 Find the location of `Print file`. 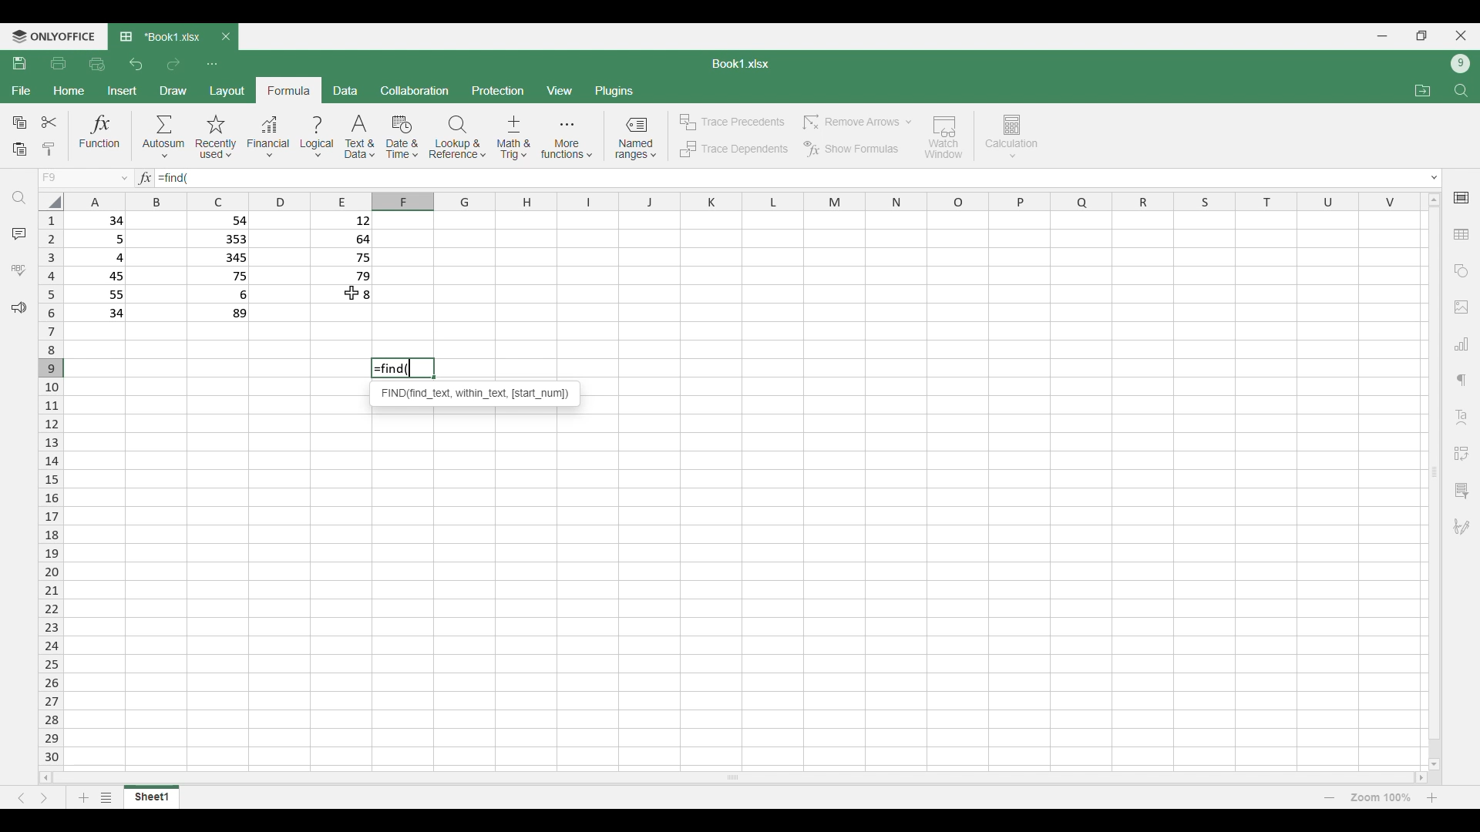

Print file is located at coordinates (59, 64).